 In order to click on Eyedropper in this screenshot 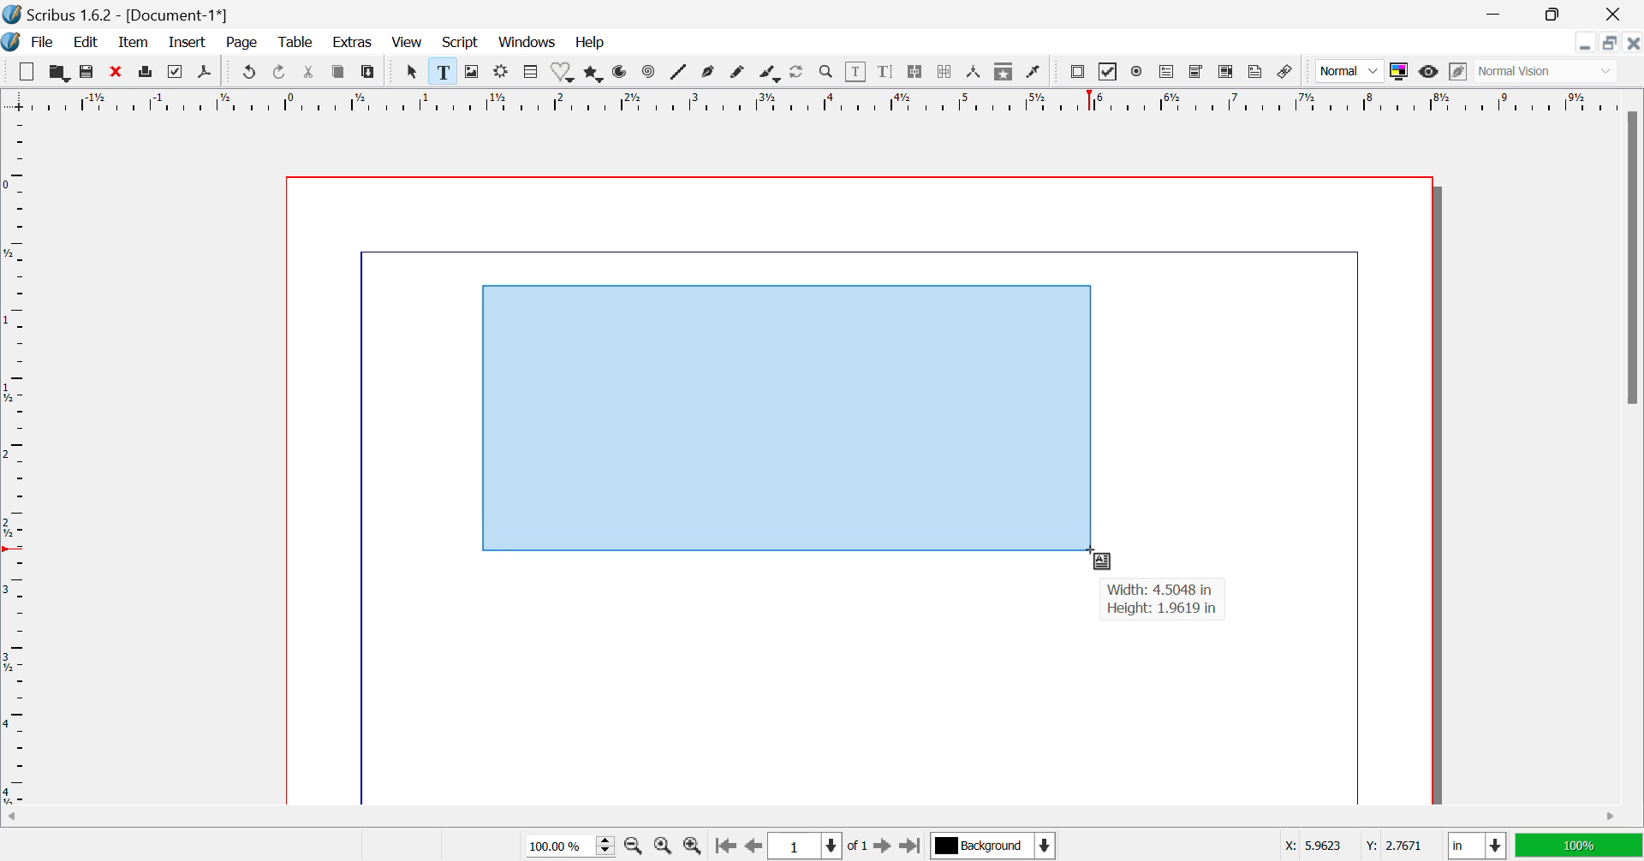, I will do `click(1036, 71)`.